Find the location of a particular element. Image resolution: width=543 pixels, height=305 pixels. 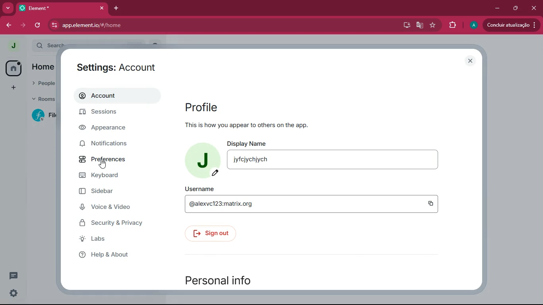

app.element.io/#/home is located at coordinates (145, 25).